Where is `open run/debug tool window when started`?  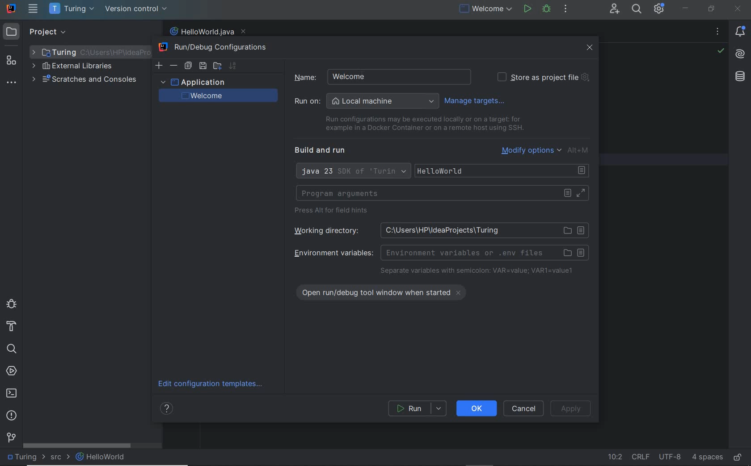 open run/debug tool window when started is located at coordinates (387, 291).